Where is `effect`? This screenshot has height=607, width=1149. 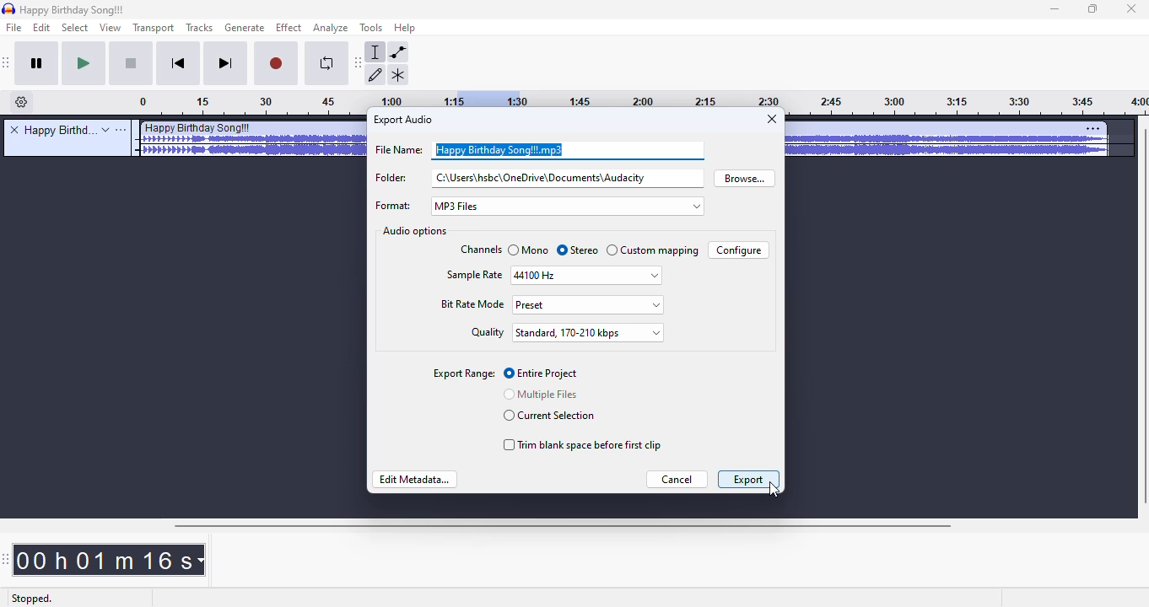
effect is located at coordinates (289, 28).